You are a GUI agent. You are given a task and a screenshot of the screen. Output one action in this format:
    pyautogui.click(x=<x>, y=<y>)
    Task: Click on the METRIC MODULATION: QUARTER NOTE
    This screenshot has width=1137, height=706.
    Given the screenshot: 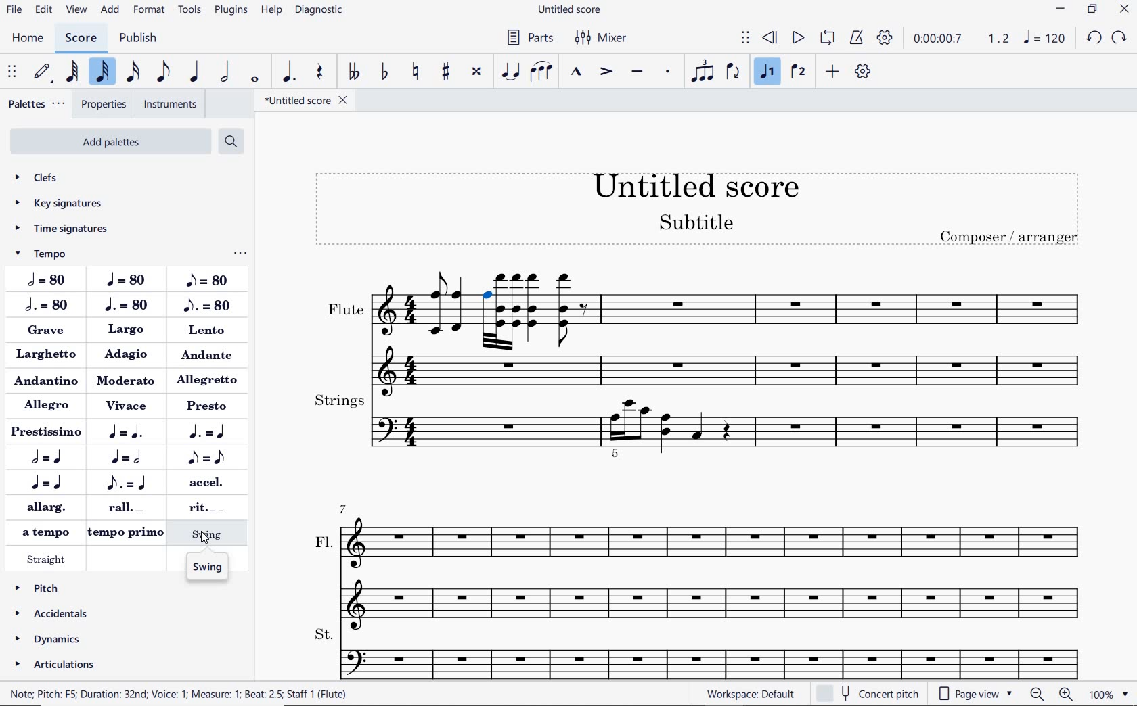 What is the action you would take?
    pyautogui.click(x=50, y=483)
    